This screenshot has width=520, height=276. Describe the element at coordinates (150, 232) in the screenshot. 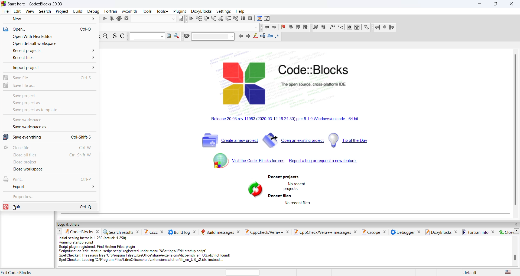

I see `Ccc pane` at that location.